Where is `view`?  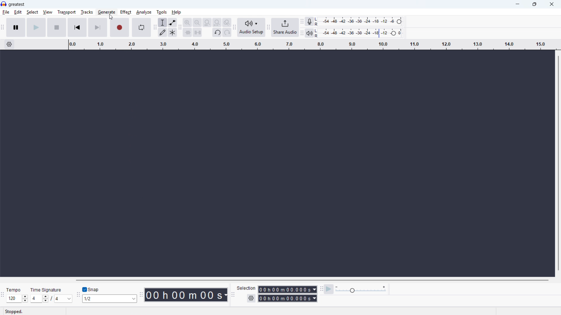
view is located at coordinates (47, 12).